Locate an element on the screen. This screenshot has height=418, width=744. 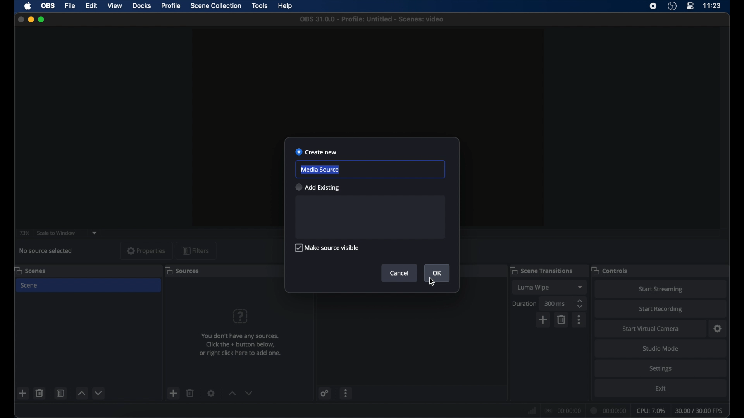
apple icon is located at coordinates (28, 6).